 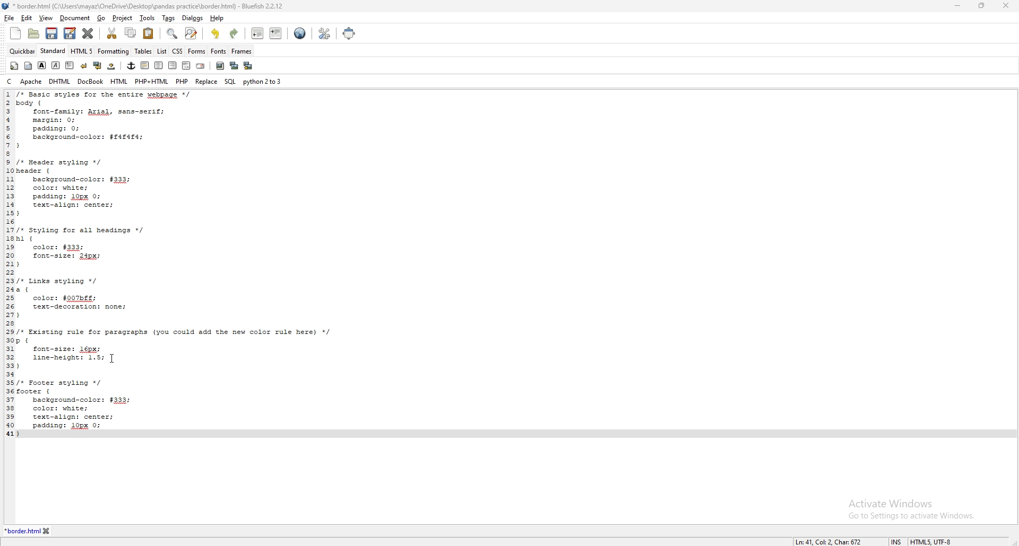 I want to click on multi thumbnail, so click(x=248, y=66).